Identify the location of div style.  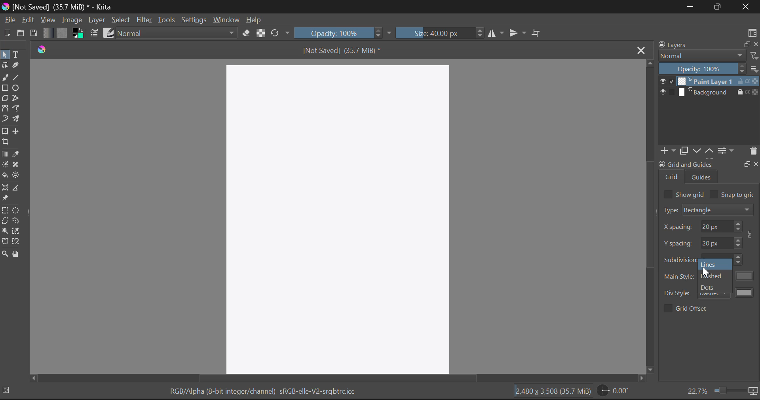
(678, 293).